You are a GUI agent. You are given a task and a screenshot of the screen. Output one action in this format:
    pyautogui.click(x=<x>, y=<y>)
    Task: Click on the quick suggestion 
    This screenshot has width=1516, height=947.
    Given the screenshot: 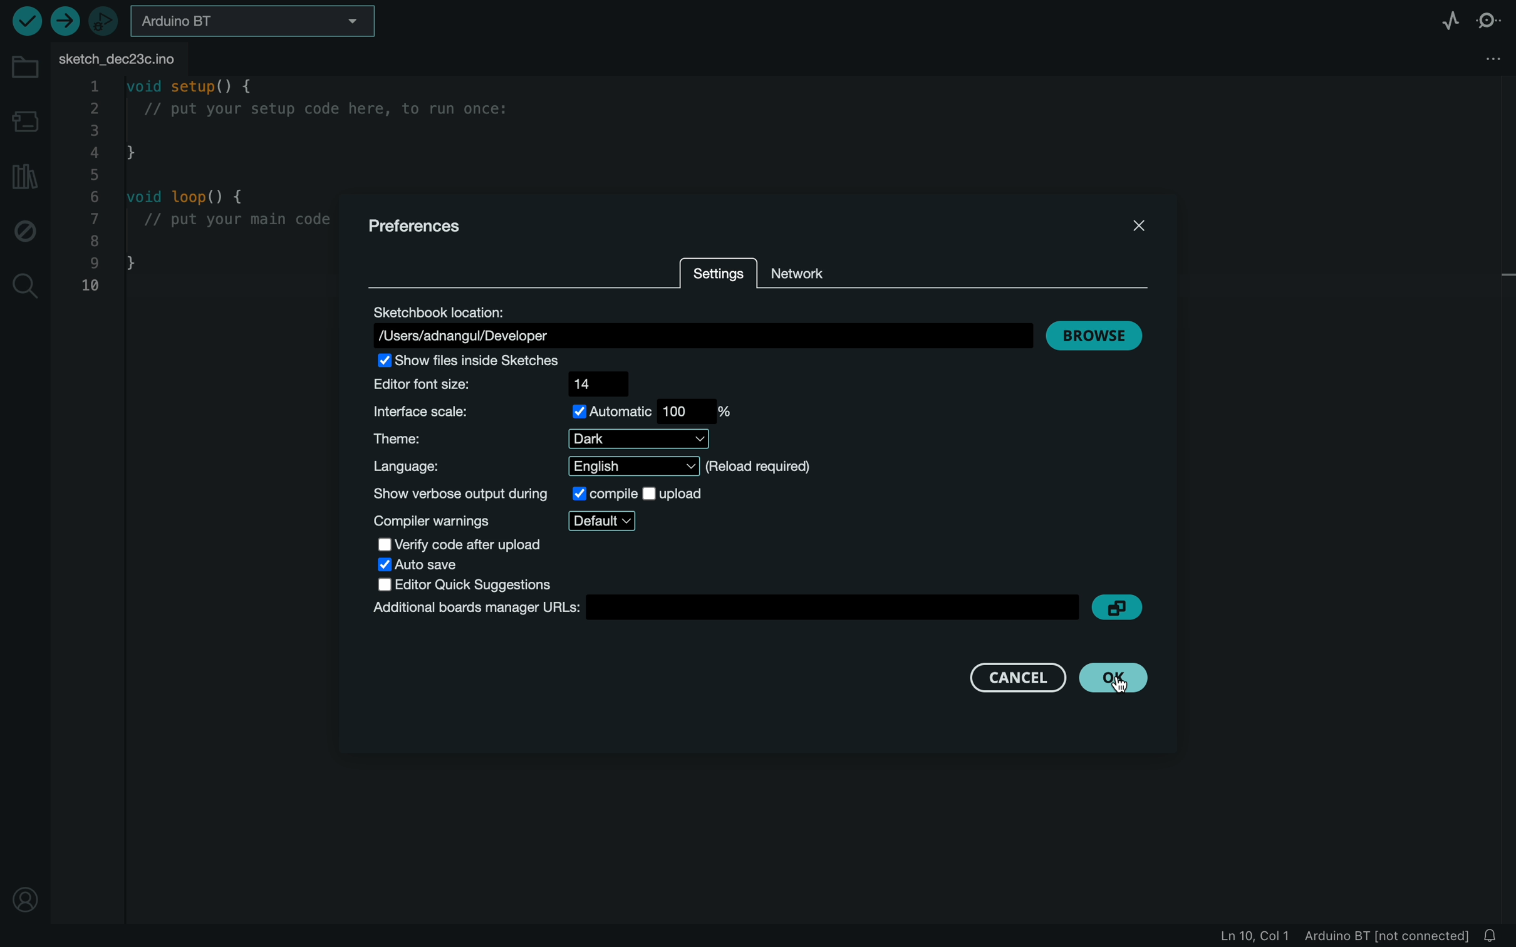 What is the action you would take?
    pyautogui.click(x=459, y=584)
    